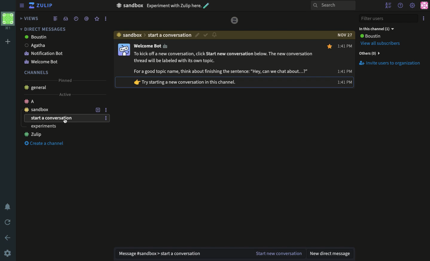 The height and width of the screenshot is (261, 430). Describe the element at coordinates (57, 61) in the screenshot. I see `Welcome bot` at that location.